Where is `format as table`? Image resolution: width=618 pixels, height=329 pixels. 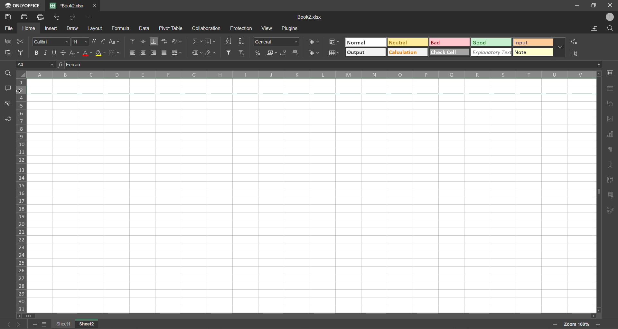
format as table is located at coordinates (335, 53).